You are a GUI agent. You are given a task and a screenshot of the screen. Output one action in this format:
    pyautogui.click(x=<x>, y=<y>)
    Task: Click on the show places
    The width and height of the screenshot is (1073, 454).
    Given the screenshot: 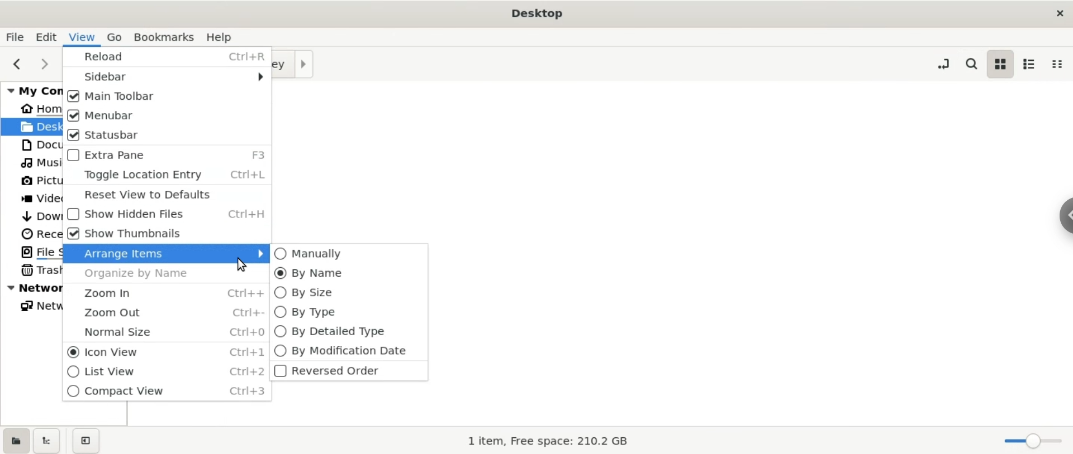 What is the action you would take?
    pyautogui.click(x=16, y=441)
    